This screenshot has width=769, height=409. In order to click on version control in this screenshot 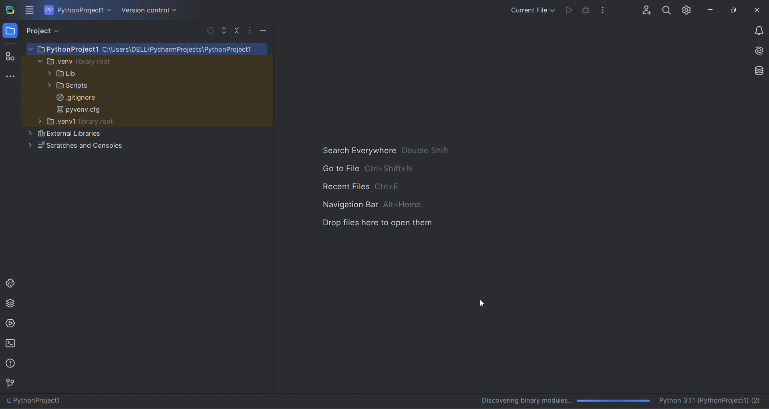, I will do `click(11, 383)`.